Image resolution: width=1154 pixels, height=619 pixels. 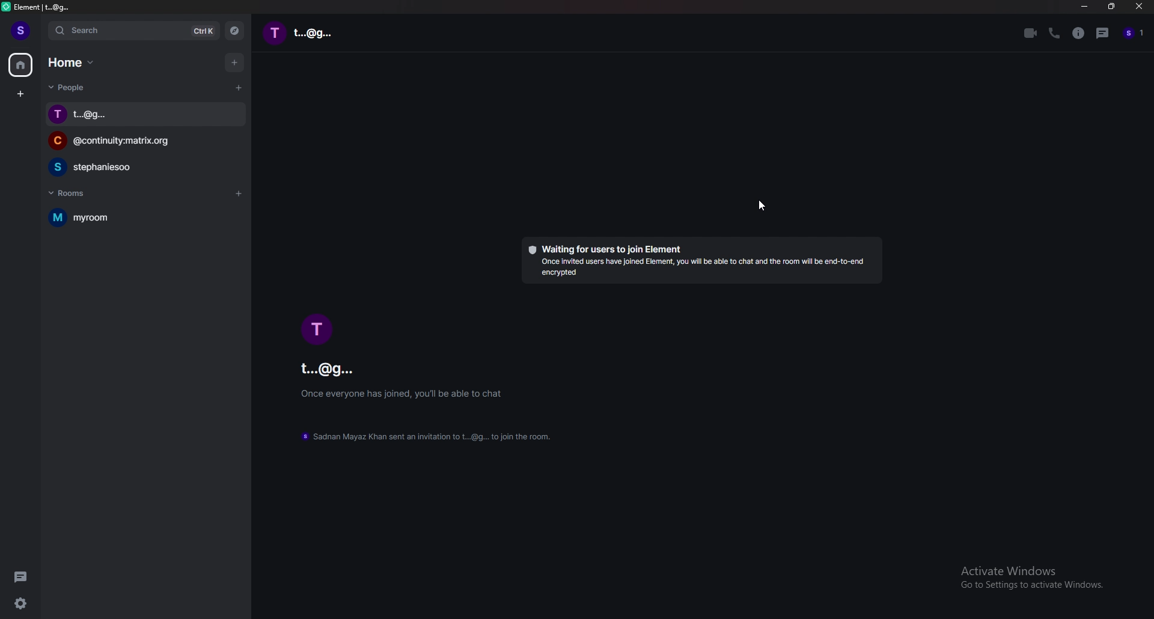 I want to click on info, so click(x=405, y=394).